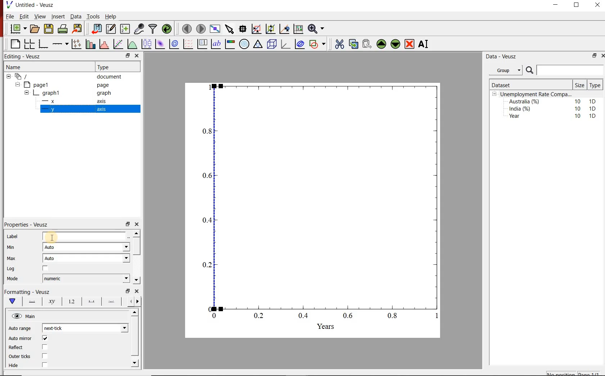  I want to click on click or draw rectangle on the zoom graph axes, so click(257, 29).